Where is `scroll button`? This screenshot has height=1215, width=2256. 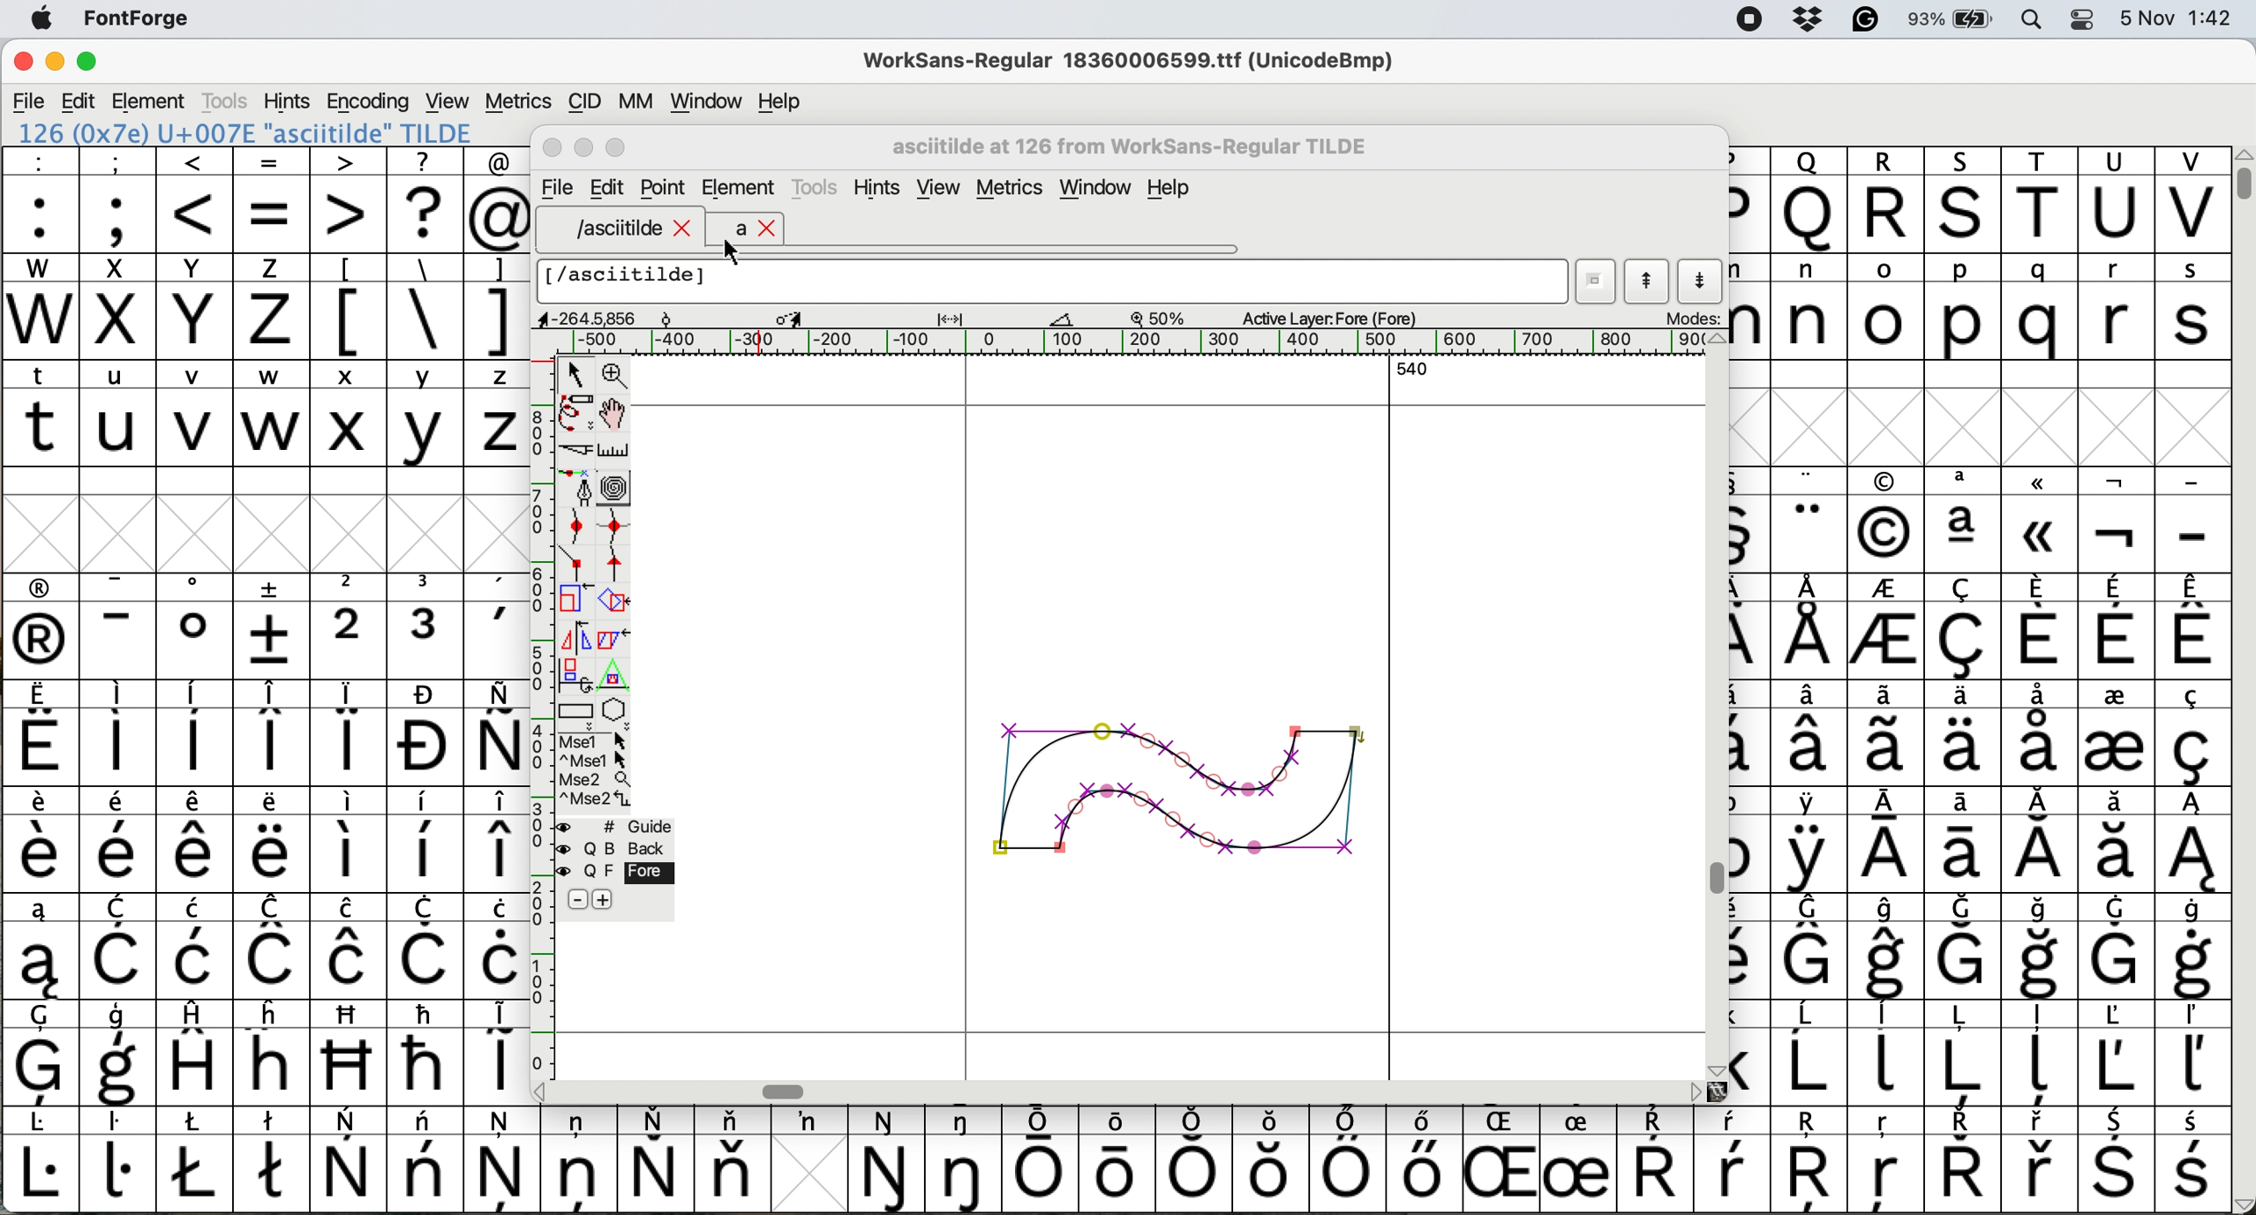 scroll button is located at coordinates (1696, 1091).